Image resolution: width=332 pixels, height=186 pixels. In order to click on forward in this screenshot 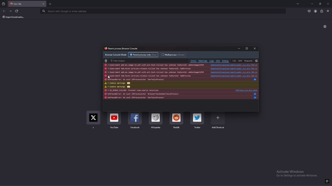, I will do `click(10, 11)`.